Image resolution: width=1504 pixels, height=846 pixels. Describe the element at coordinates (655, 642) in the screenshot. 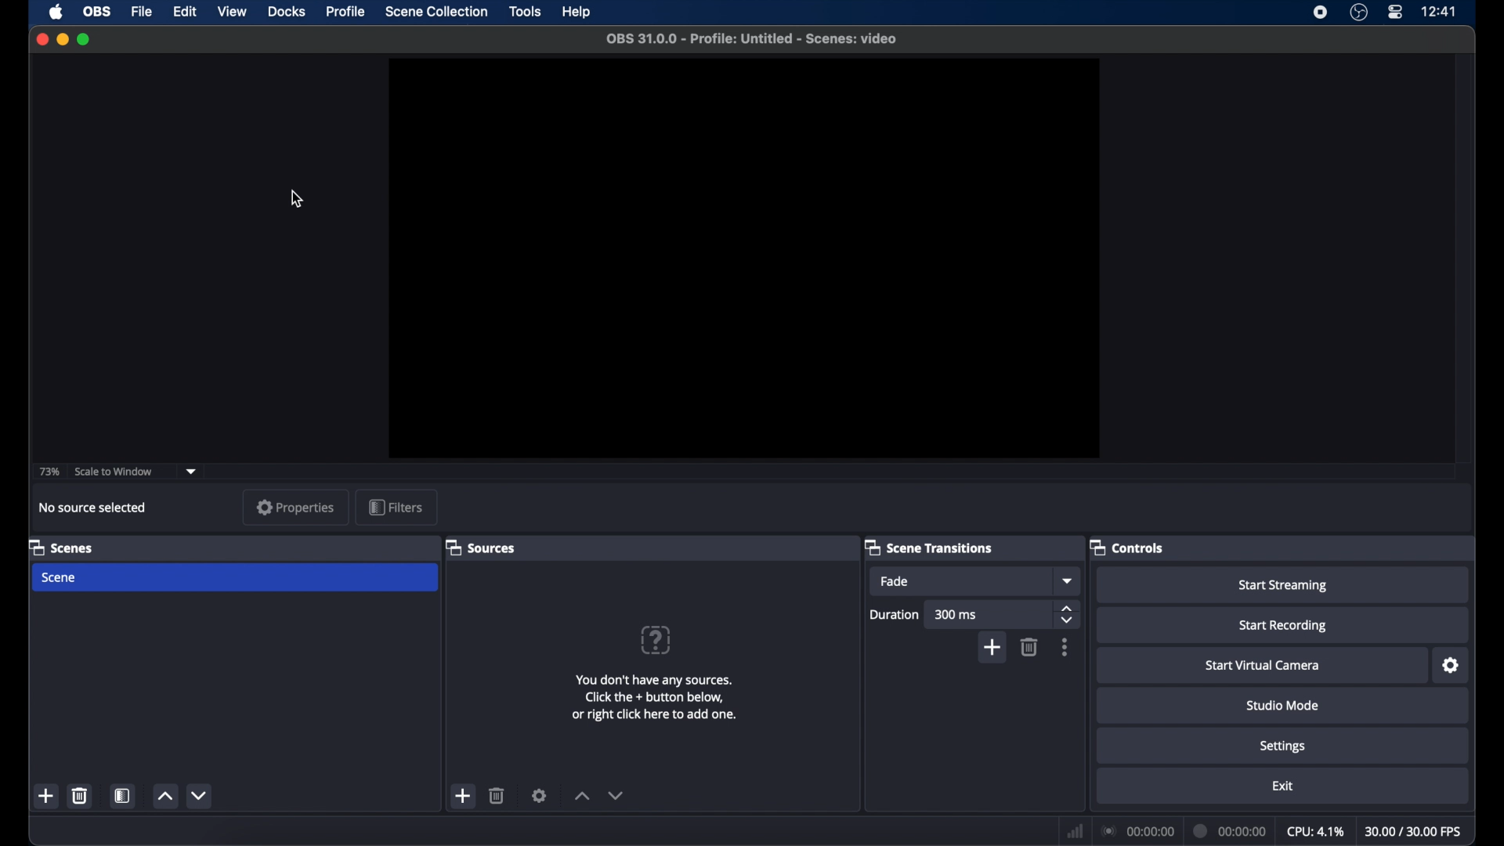

I see `question mark icon` at that location.